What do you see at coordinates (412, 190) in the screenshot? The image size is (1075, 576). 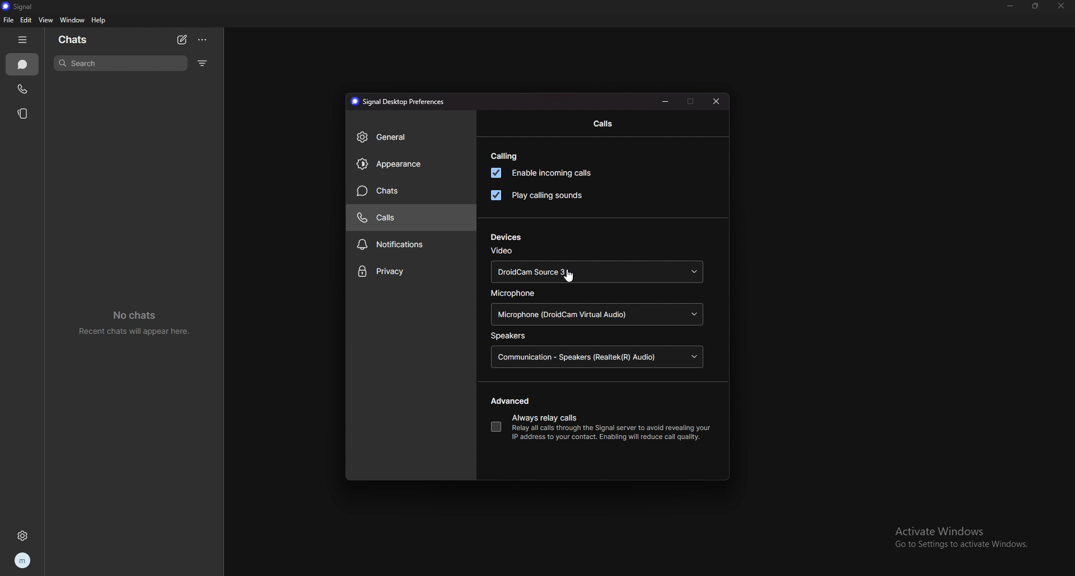 I see `chats` at bounding box center [412, 190].